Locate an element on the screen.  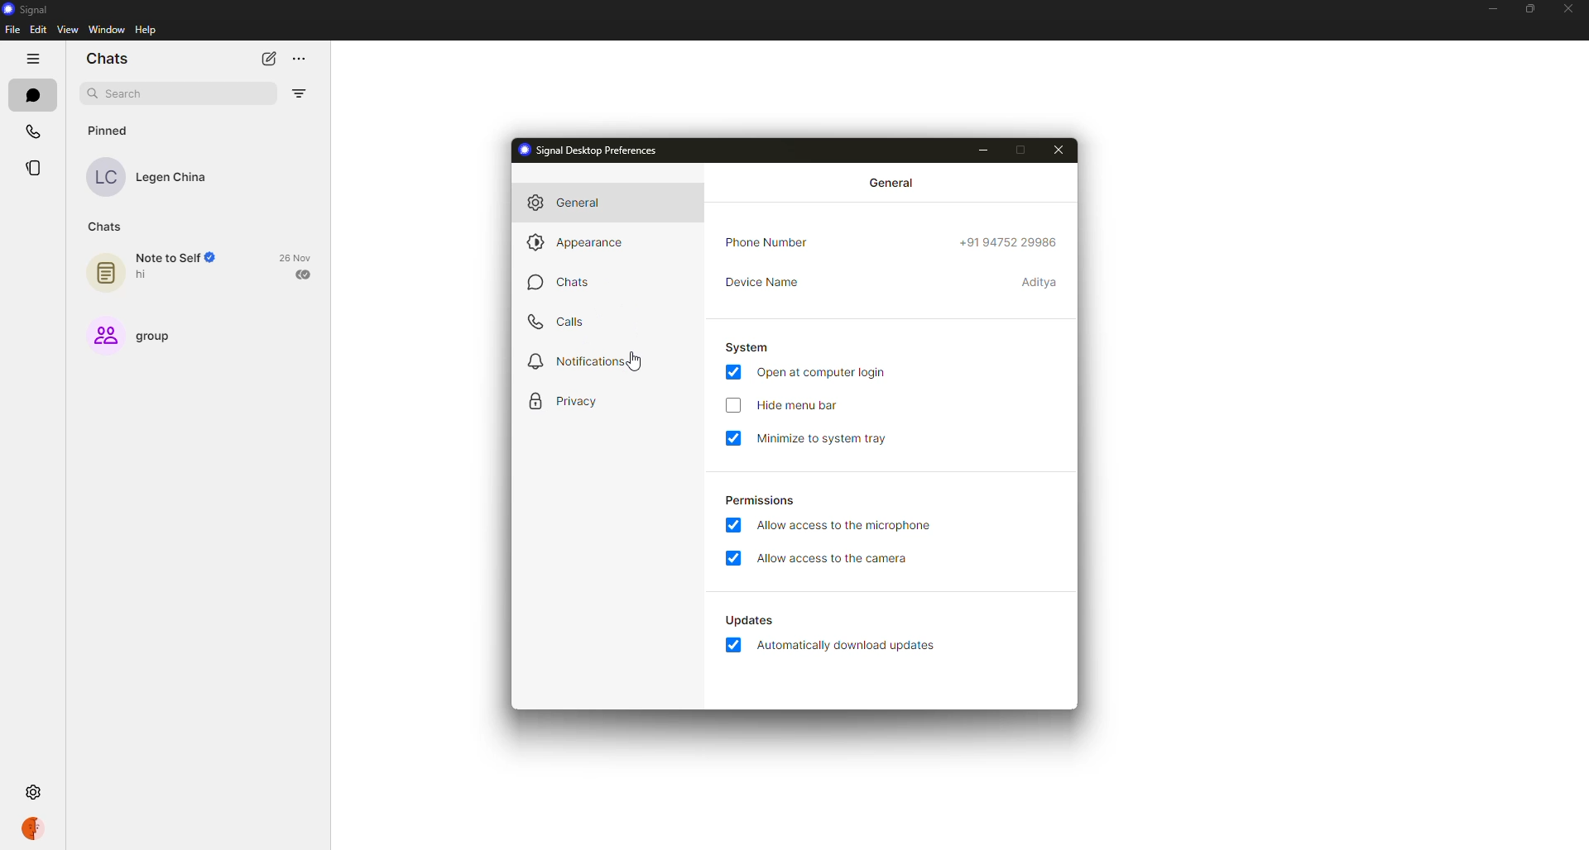
maximize is located at coordinates (1533, 6).